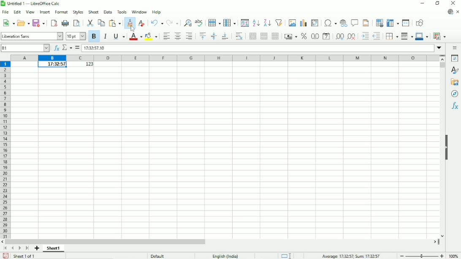 Image resolution: width=461 pixels, height=259 pixels. What do you see at coordinates (393, 23) in the screenshot?
I see `Freeze rows and columns` at bounding box center [393, 23].